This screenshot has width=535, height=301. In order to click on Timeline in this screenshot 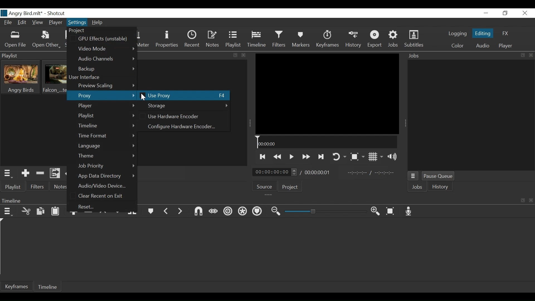, I will do `click(106, 126)`.